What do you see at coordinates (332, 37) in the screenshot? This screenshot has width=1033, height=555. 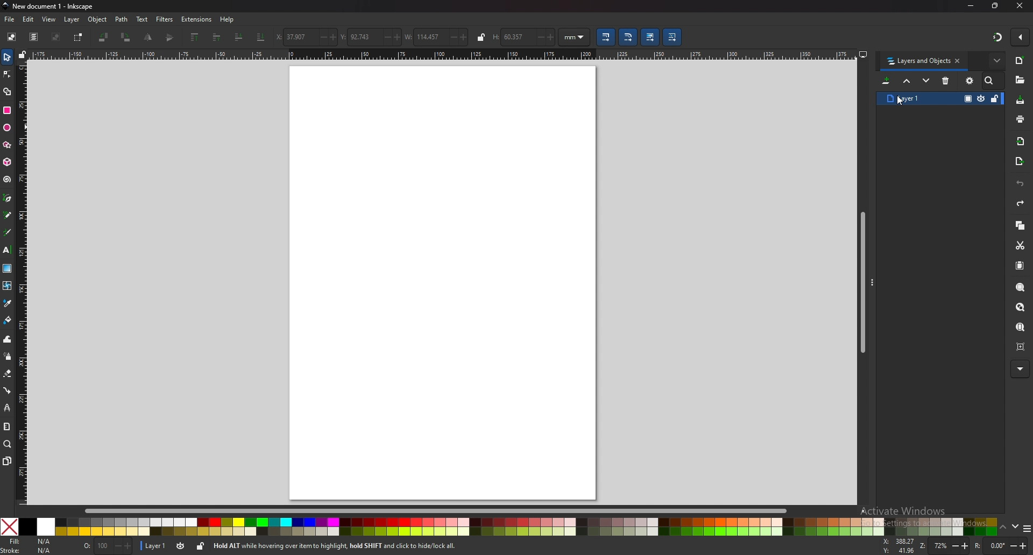 I see `increase` at bounding box center [332, 37].